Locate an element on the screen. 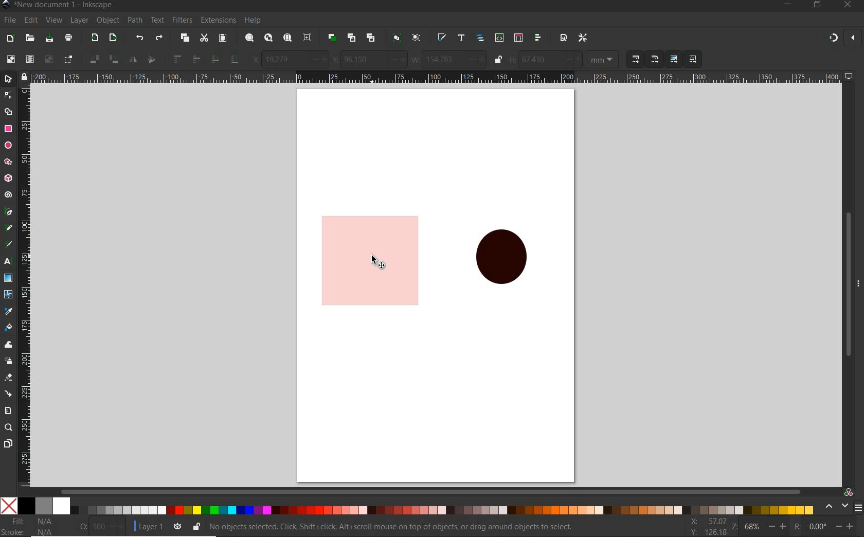 The image size is (864, 537). new is located at coordinates (10, 39).